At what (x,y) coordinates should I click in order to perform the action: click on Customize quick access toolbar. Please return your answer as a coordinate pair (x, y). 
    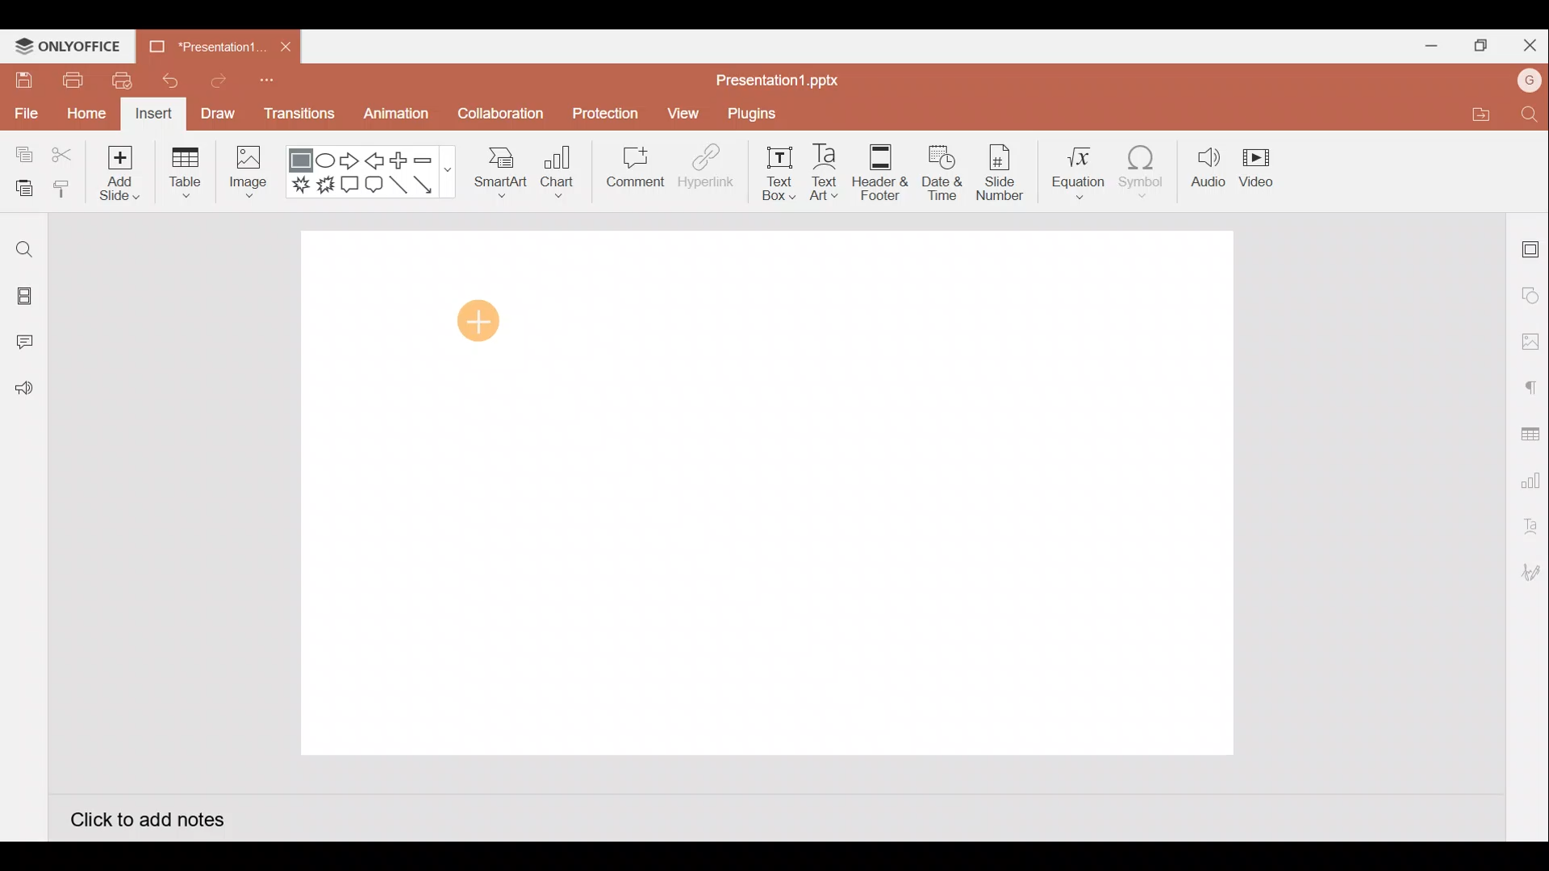
    Looking at the image, I should click on (272, 85).